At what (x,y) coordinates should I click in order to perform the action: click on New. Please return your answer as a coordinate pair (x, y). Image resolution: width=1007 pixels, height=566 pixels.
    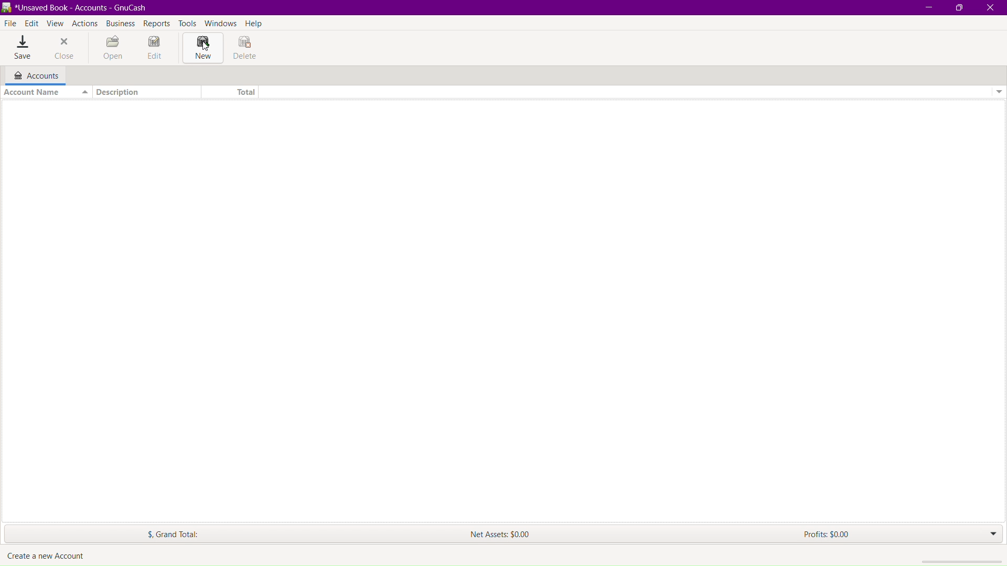
    Looking at the image, I should click on (201, 49).